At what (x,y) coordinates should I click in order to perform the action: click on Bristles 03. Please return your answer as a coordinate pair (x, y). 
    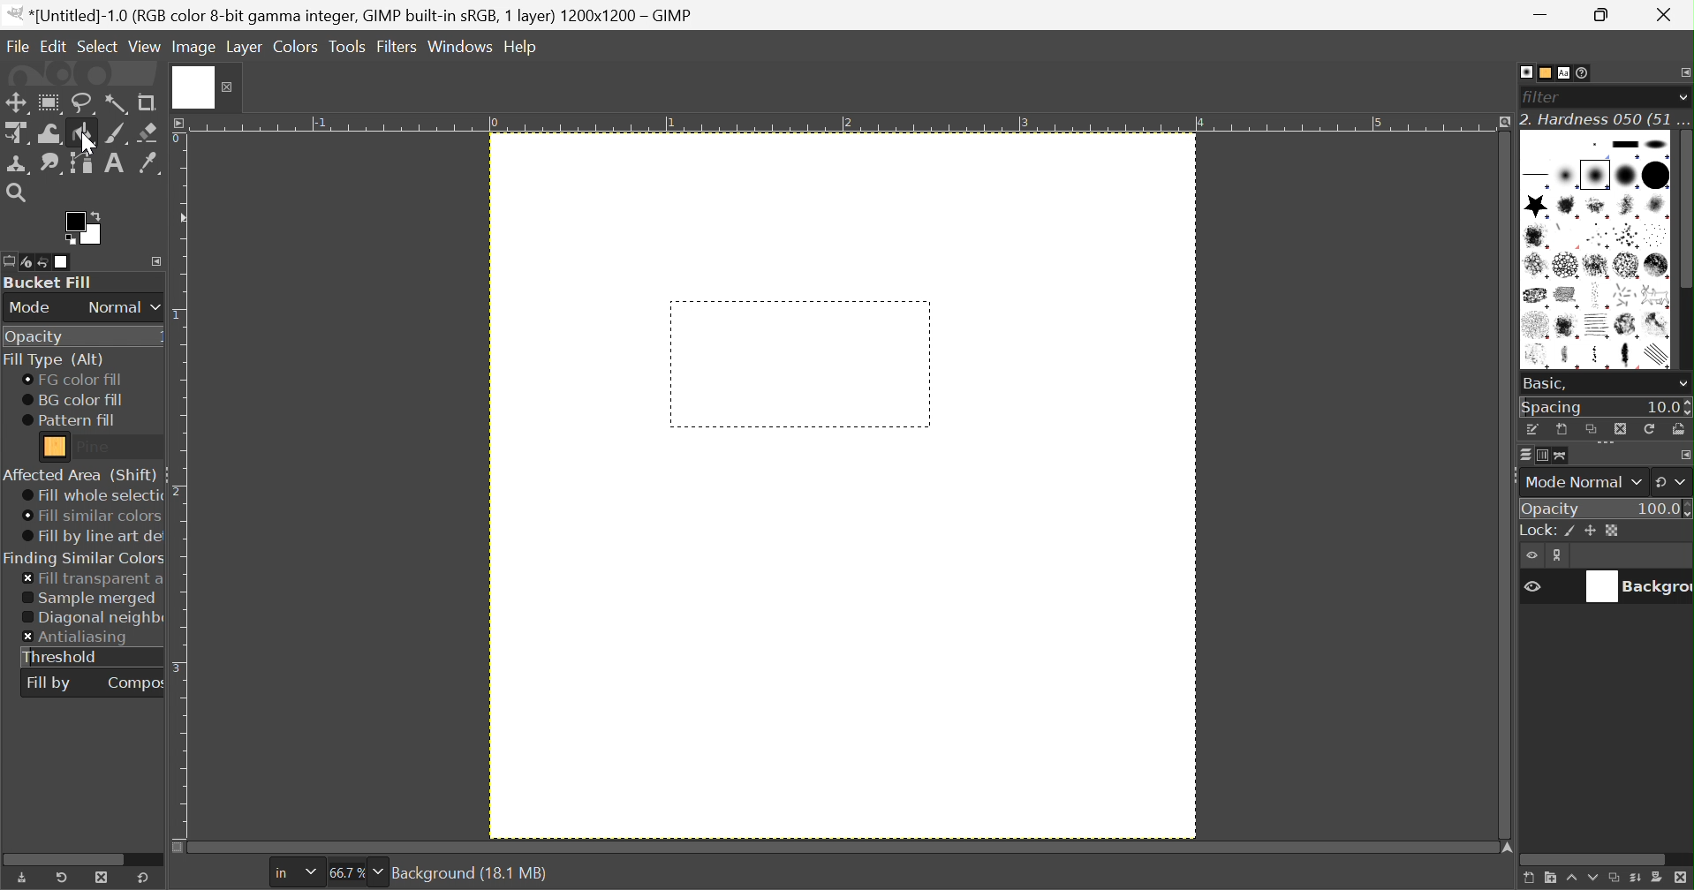
    Looking at the image, I should click on (1658, 236).